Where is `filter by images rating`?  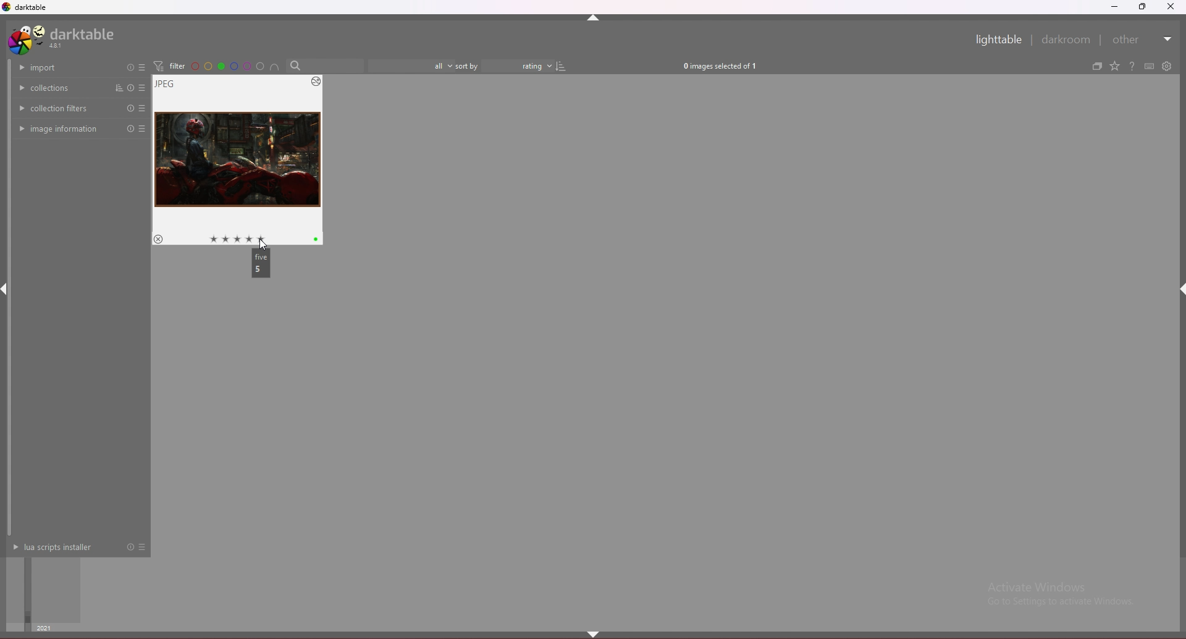 filter by images rating is located at coordinates (411, 66).